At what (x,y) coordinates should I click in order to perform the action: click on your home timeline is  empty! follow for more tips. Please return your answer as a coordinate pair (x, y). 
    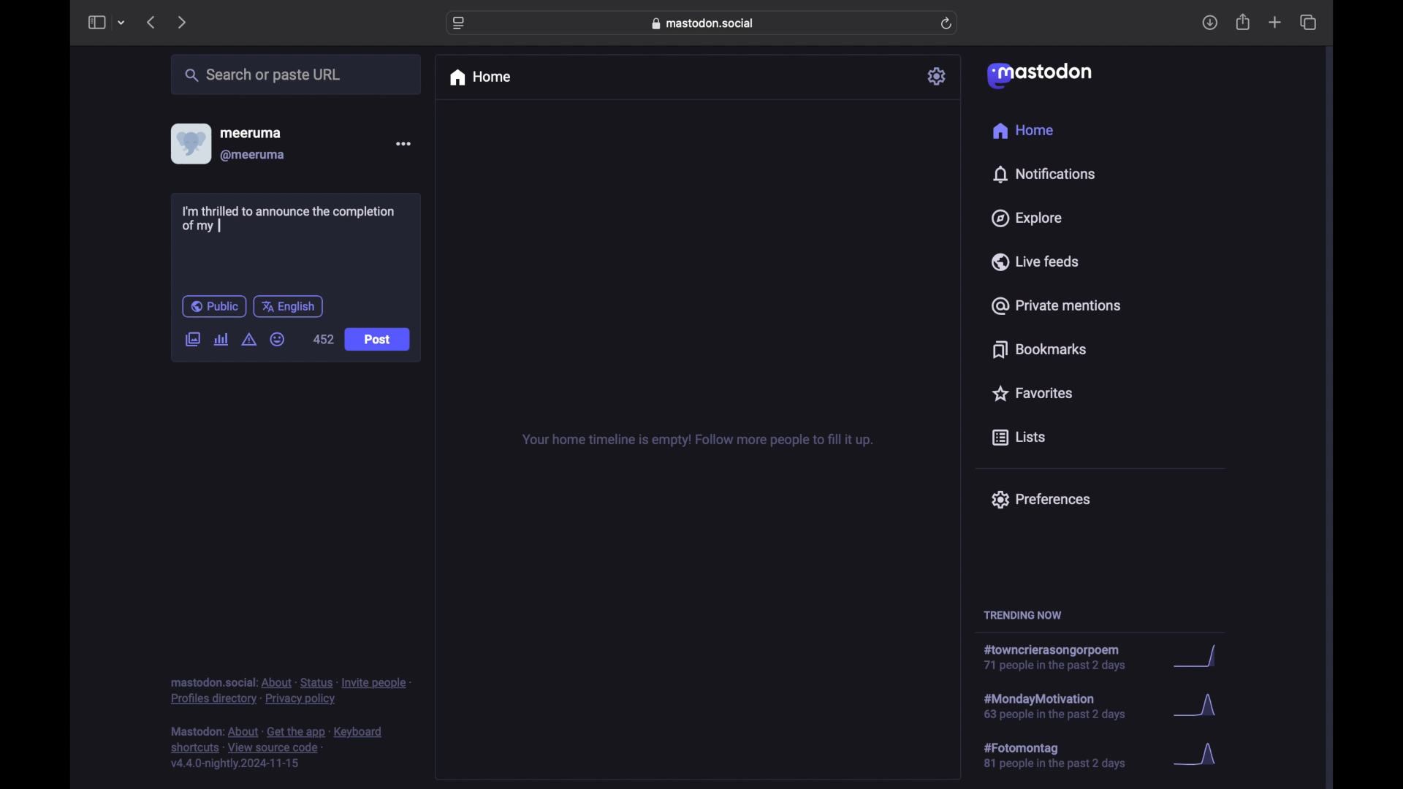
    Looking at the image, I should click on (696, 441).